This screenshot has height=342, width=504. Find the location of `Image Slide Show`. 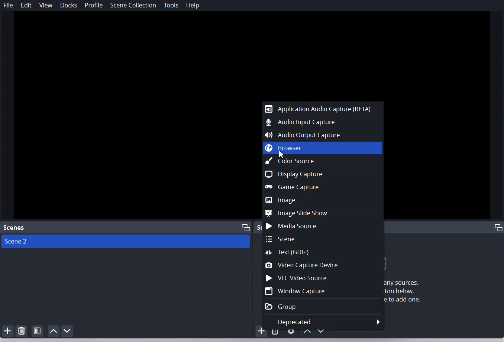

Image Slide Show is located at coordinates (323, 213).